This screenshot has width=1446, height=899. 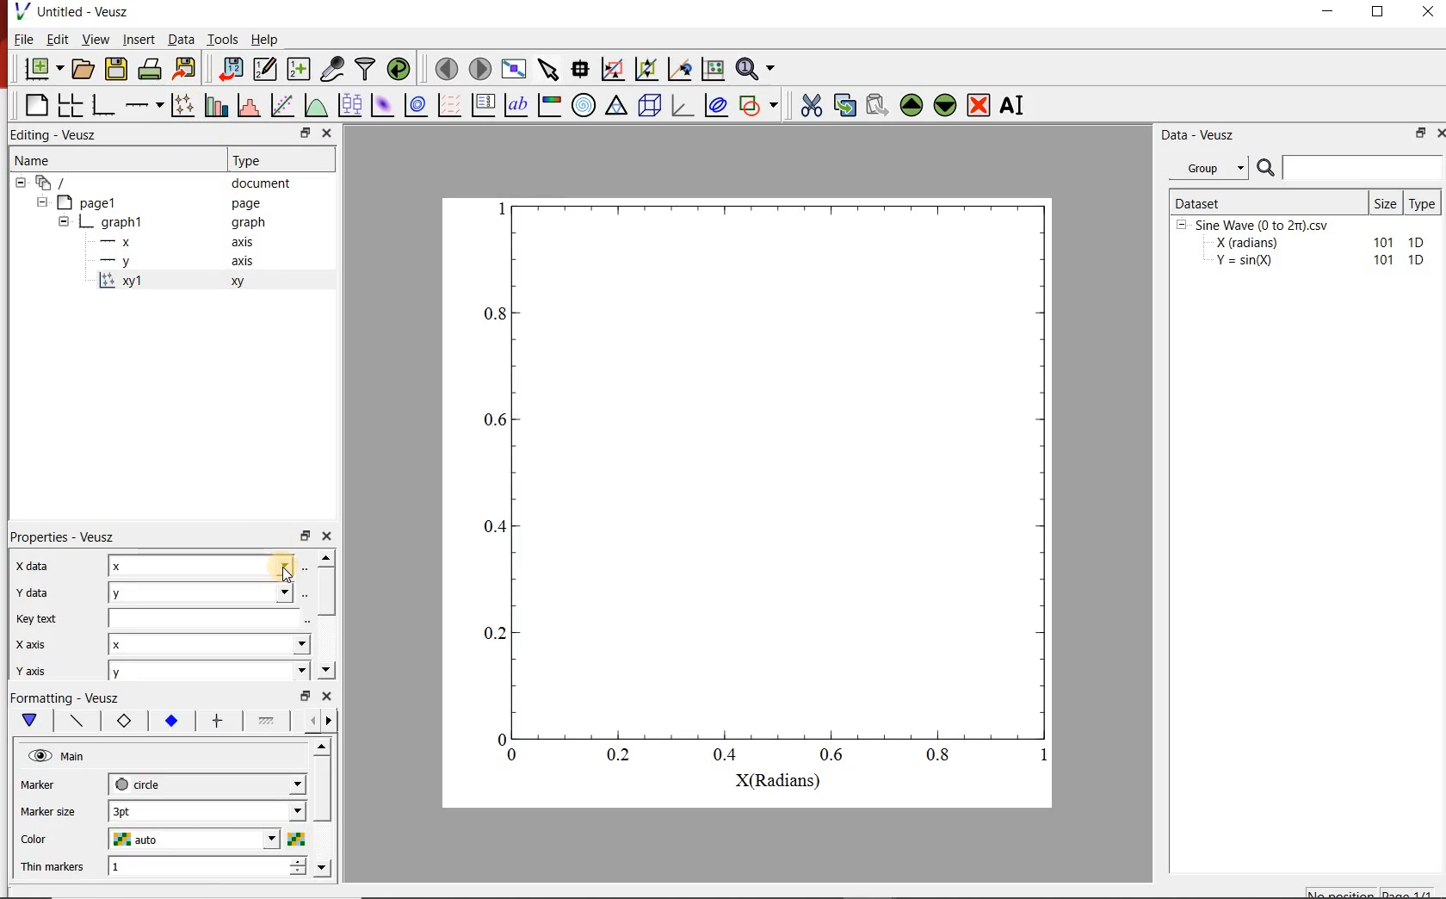 What do you see at coordinates (83, 69) in the screenshot?
I see `open document` at bounding box center [83, 69].